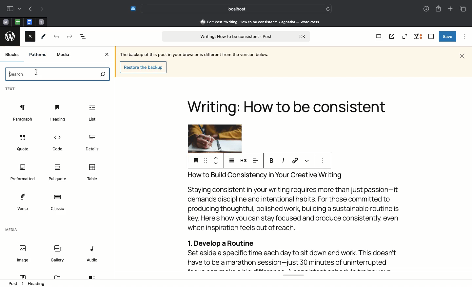 The height and width of the screenshot is (287, 472). I want to click on Patterns, so click(38, 55).